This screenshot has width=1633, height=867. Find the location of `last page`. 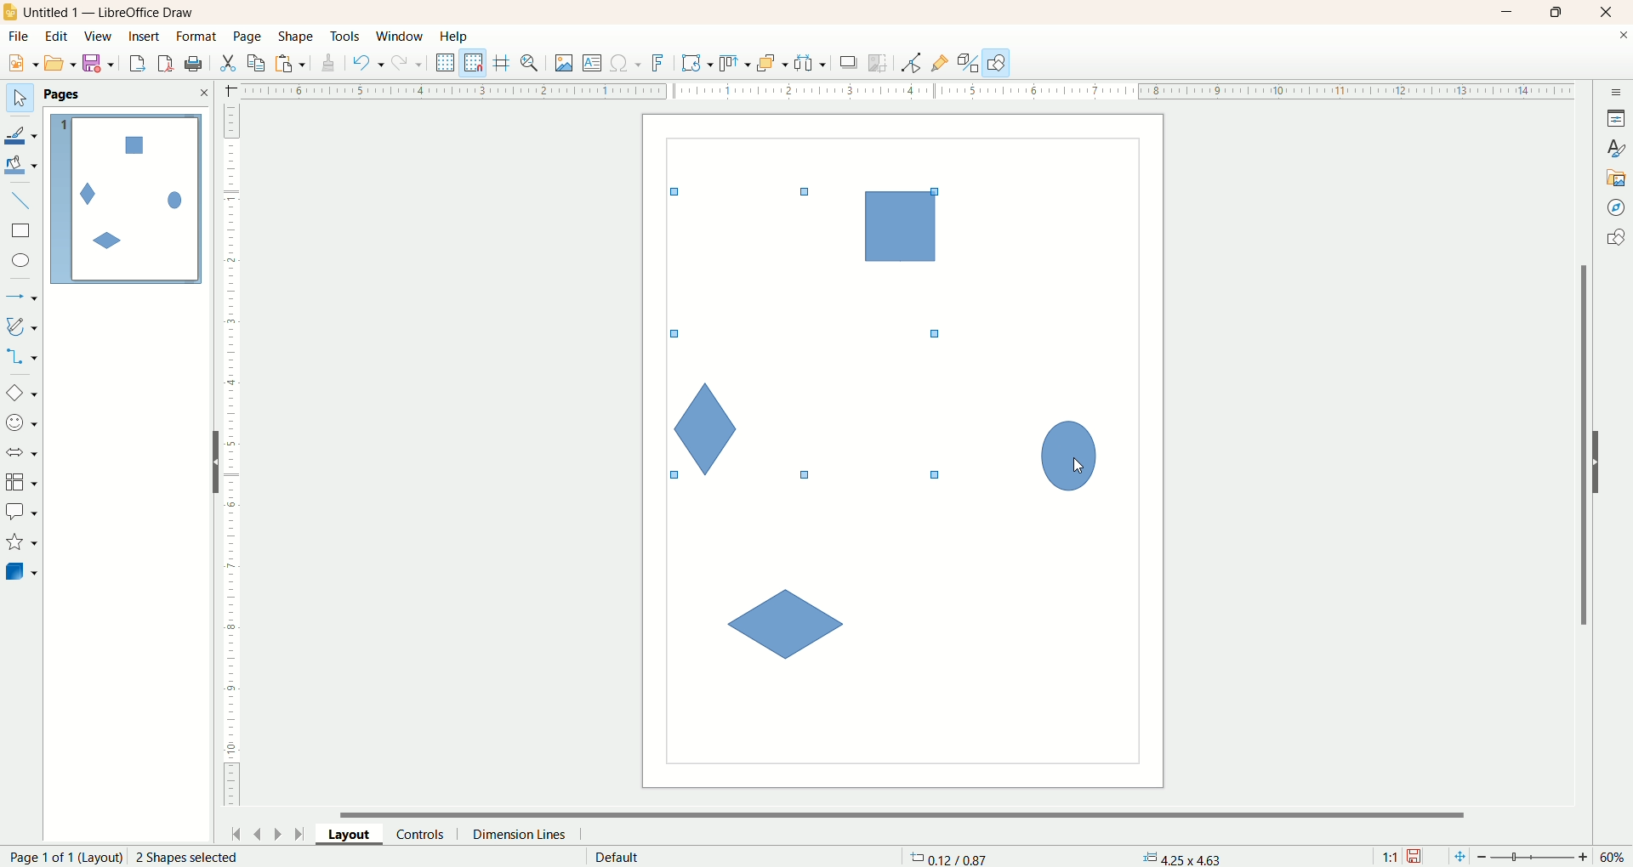

last page is located at coordinates (302, 832).